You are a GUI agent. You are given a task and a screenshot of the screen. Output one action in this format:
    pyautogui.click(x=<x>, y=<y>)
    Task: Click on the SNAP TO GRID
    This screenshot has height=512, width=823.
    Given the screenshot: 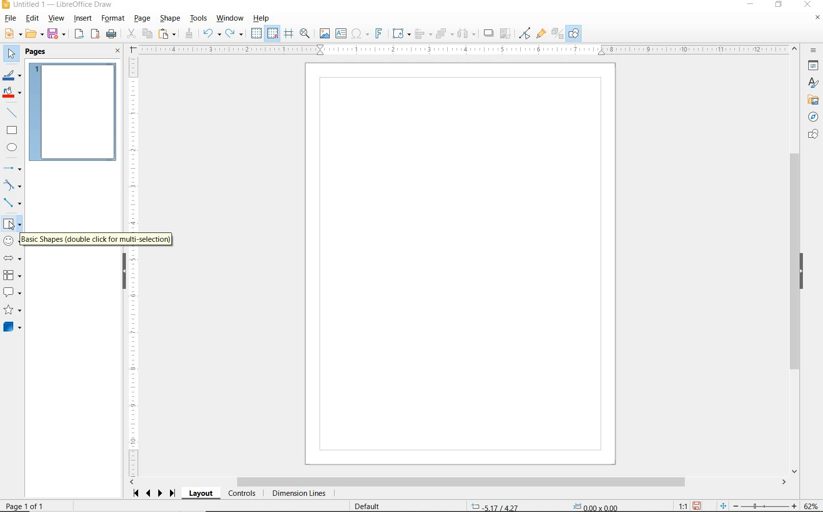 What is the action you would take?
    pyautogui.click(x=273, y=33)
    